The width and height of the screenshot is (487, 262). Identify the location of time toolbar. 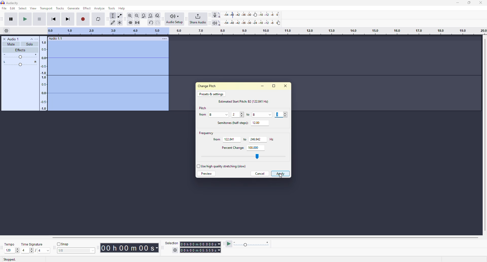
(99, 247).